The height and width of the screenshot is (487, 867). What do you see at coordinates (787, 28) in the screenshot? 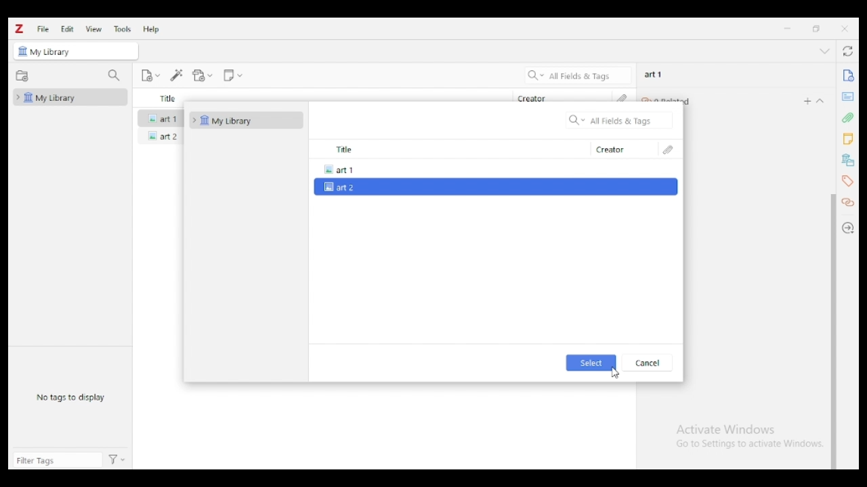
I see `minimize` at bounding box center [787, 28].